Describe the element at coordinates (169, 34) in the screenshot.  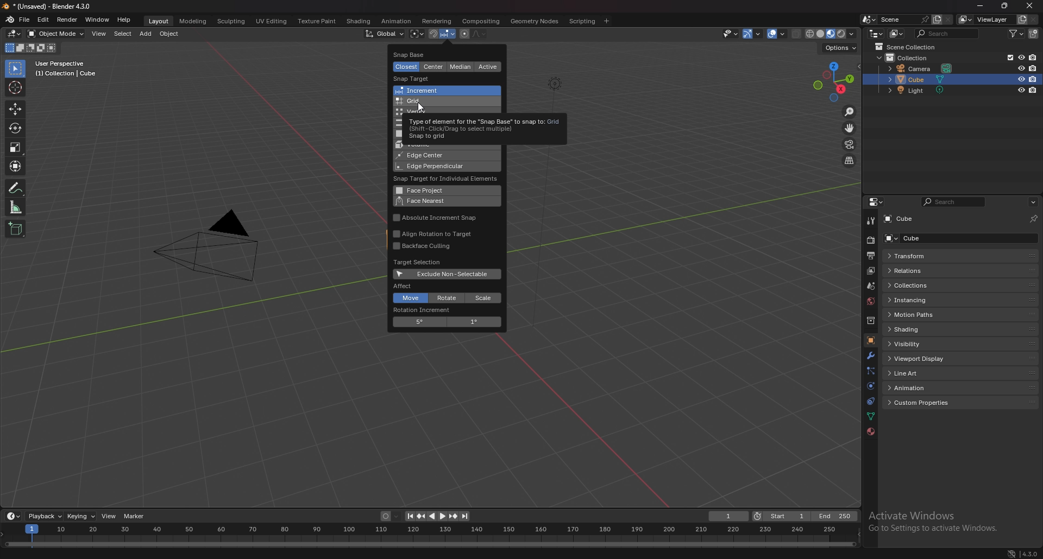
I see `object` at that location.